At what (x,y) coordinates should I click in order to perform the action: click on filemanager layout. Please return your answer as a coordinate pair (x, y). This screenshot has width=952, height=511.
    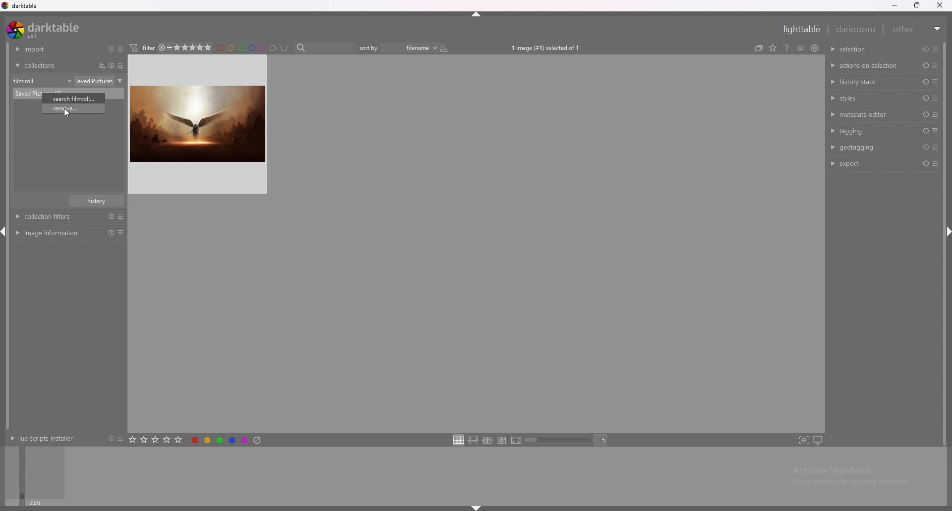
    Looking at the image, I should click on (458, 440).